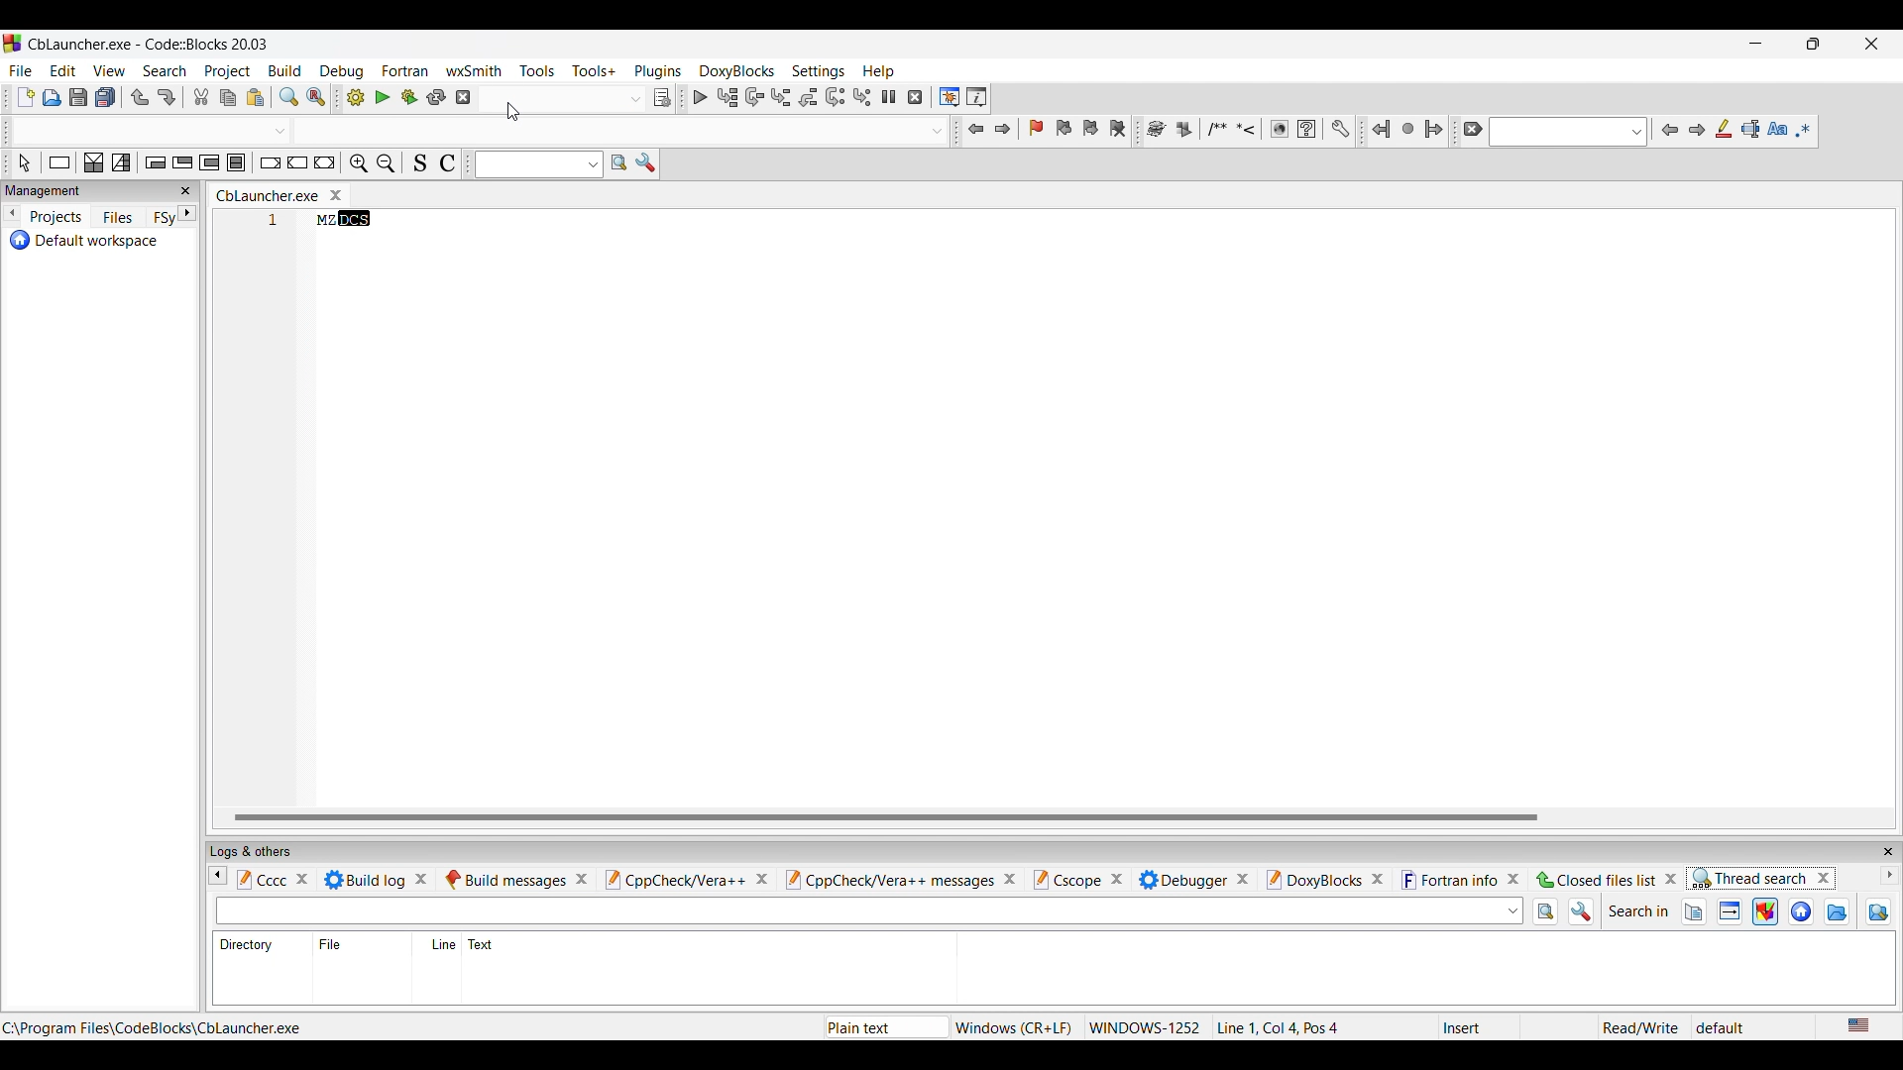  Describe the element at coordinates (436, 97) in the screenshot. I see `Rebuild` at that location.